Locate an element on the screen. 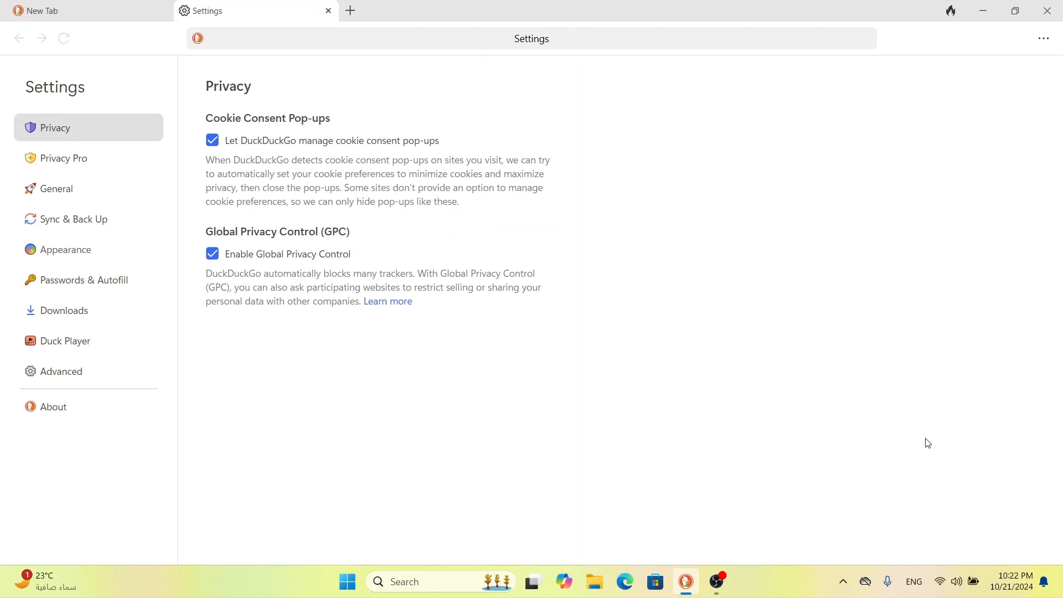  windows store is located at coordinates (655, 584).